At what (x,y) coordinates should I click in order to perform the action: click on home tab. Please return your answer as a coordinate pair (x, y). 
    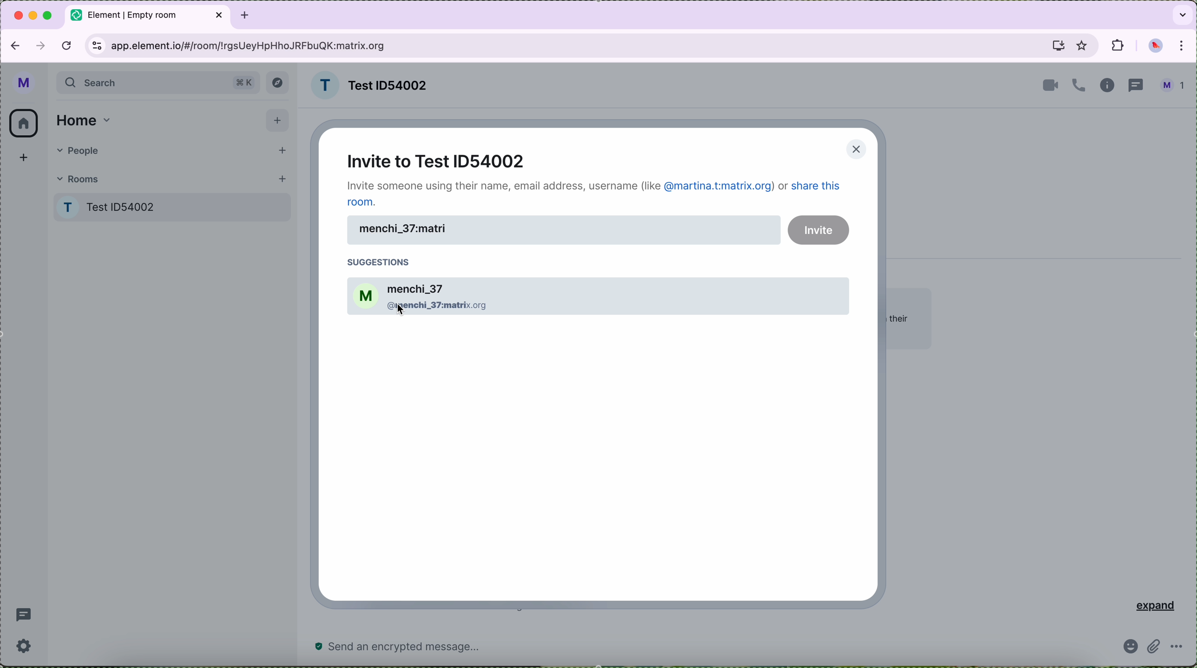
    Looking at the image, I should click on (82, 118).